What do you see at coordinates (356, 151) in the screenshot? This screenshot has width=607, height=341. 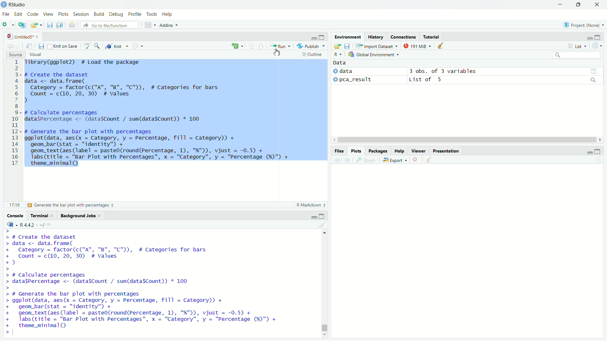 I see `Plots` at bounding box center [356, 151].